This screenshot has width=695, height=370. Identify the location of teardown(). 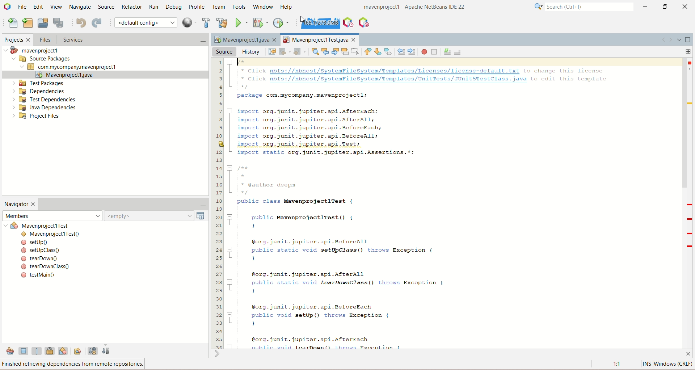
(55, 258).